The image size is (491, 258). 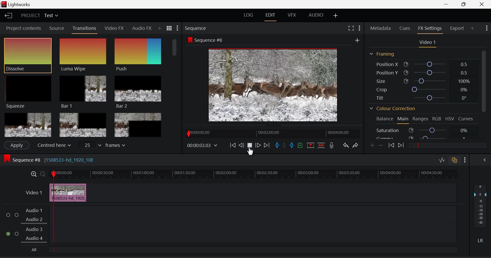 What do you see at coordinates (53, 145) in the screenshot?
I see `Centered here` at bounding box center [53, 145].